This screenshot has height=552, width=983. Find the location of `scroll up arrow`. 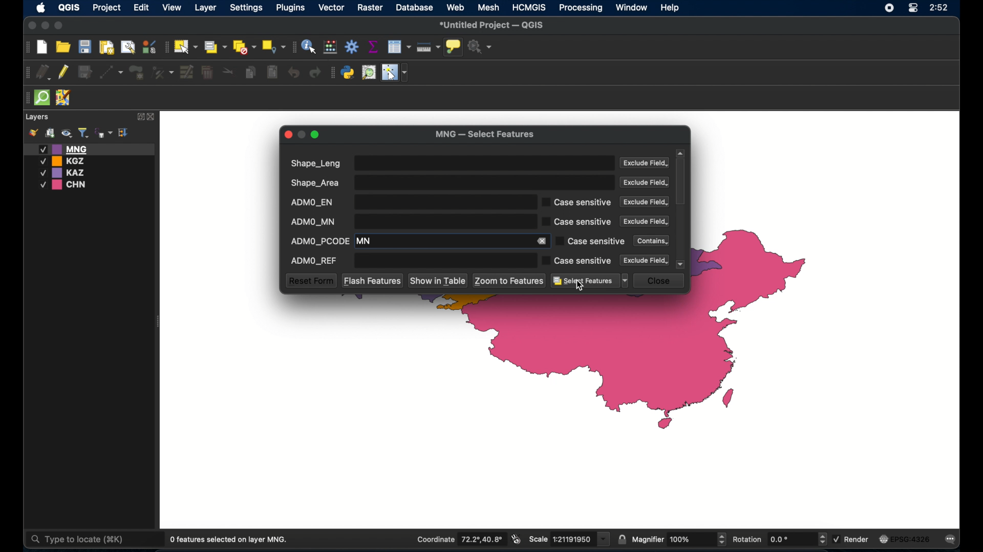

scroll up arrow is located at coordinates (680, 153).